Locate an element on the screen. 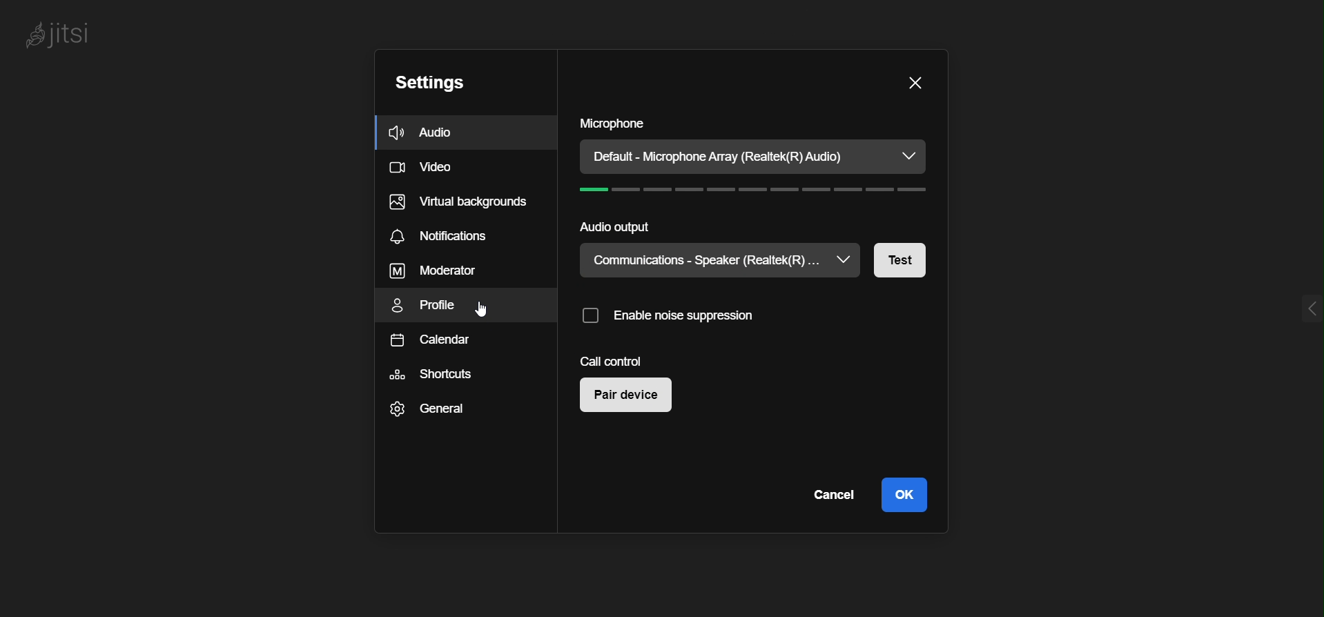 The height and width of the screenshot is (617, 1324). cancel is located at coordinates (833, 496).